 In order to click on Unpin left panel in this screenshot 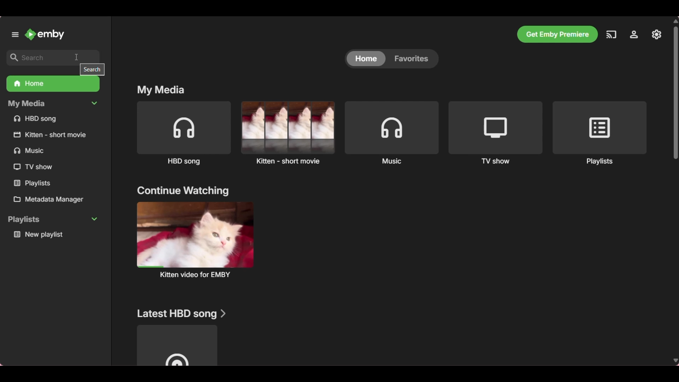, I will do `click(14, 34)`.